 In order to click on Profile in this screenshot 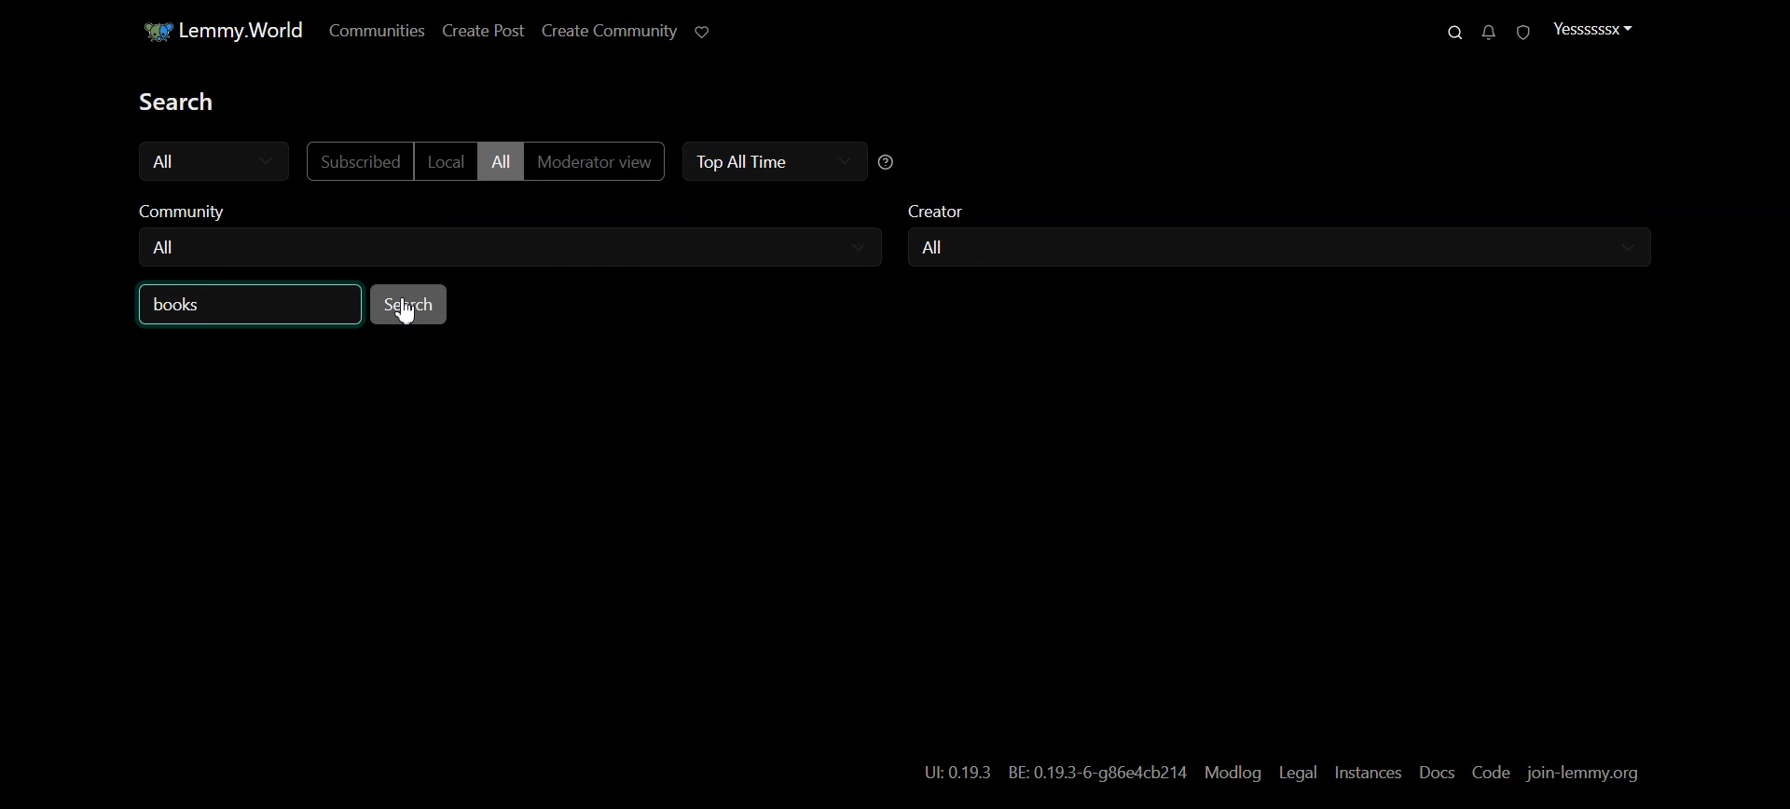, I will do `click(1590, 28)`.